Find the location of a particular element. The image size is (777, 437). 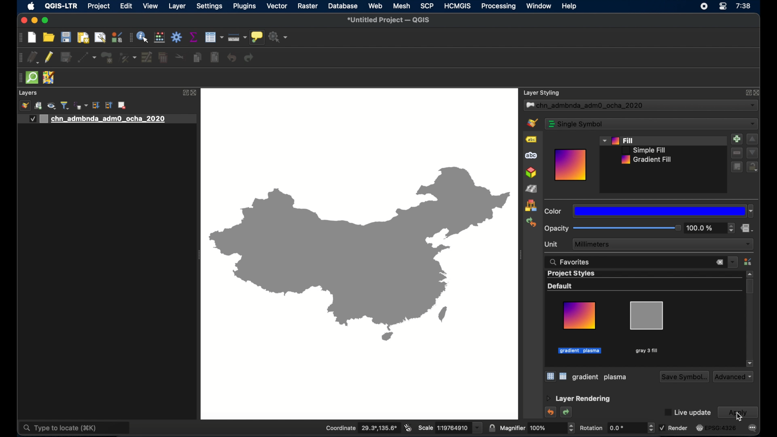

control center is located at coordinates (723, 6).